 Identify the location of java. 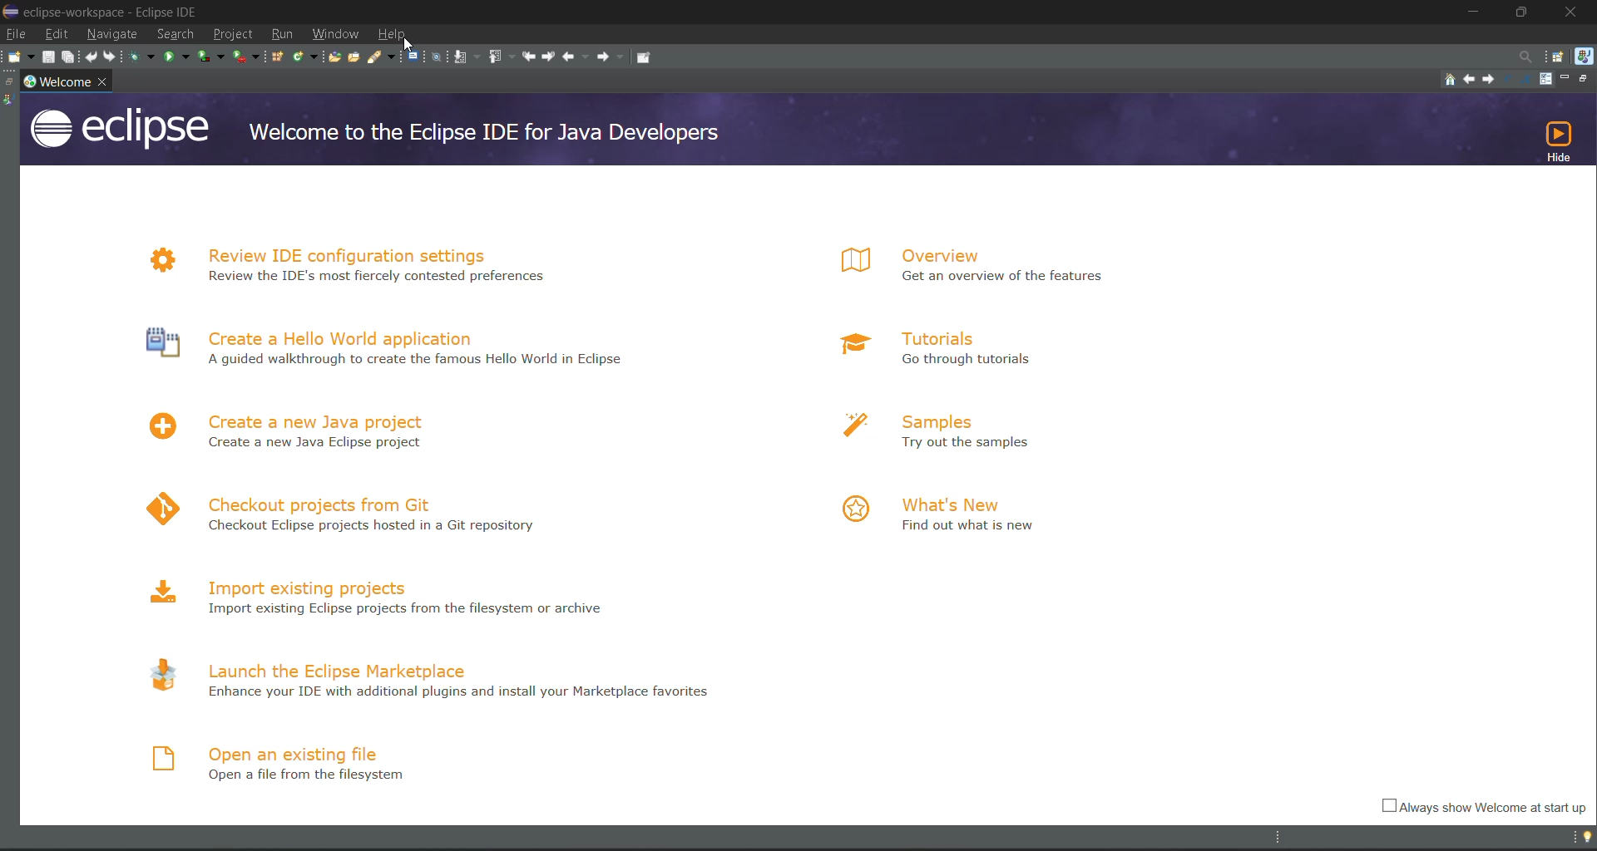
(10, 101).